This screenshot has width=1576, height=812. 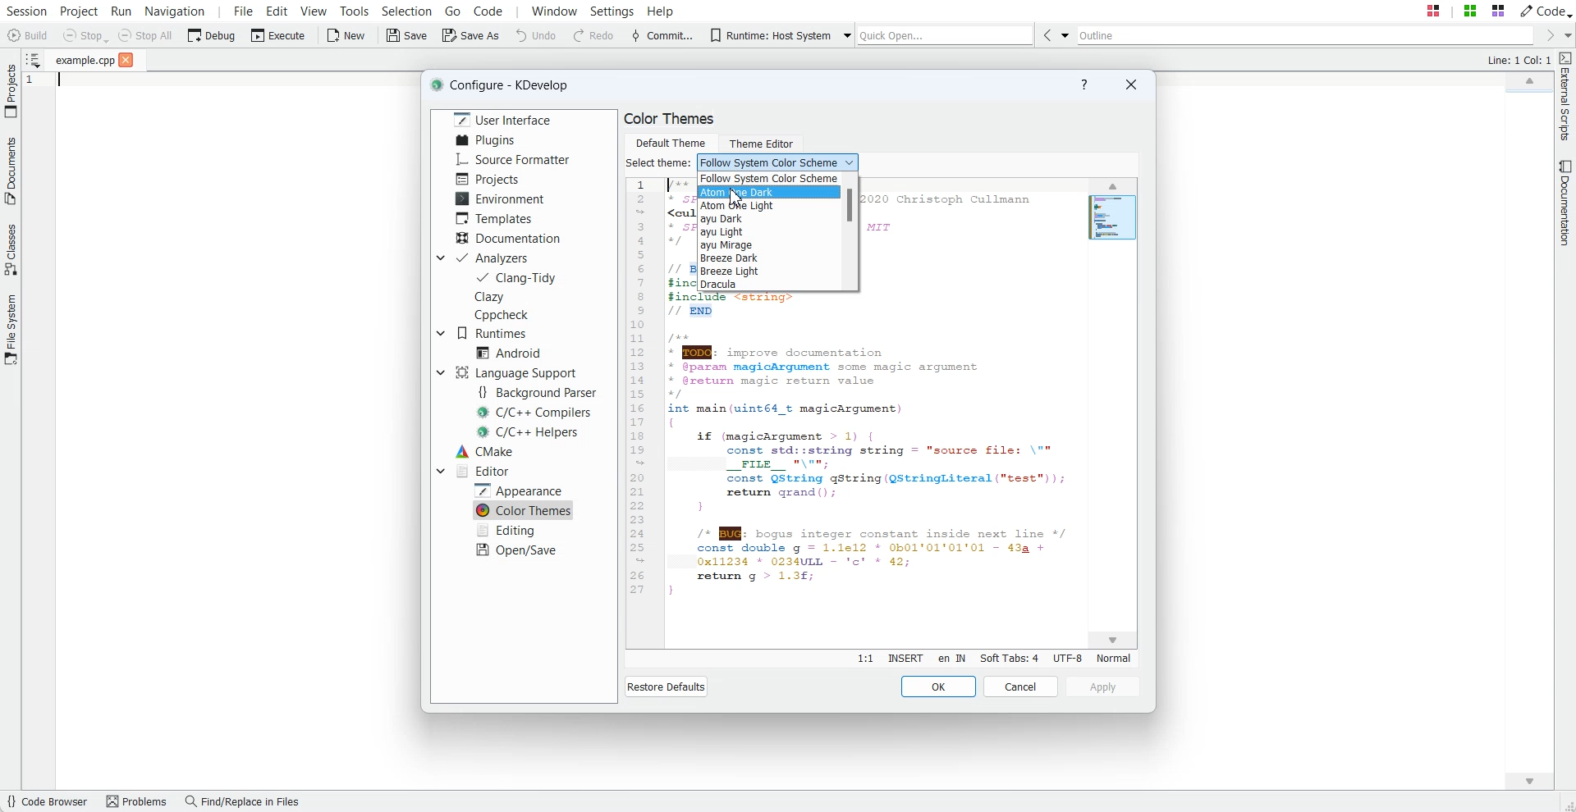 What do you see at coordinates (499, 119) in the screenshot?
I see `User Interface` at bounding box center [499, 119].